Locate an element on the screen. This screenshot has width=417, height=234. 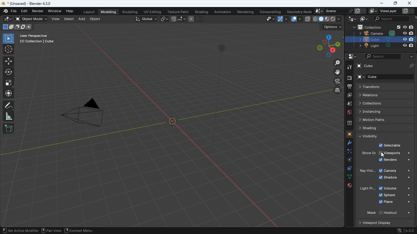
twist is located at coordinates (9, 73).